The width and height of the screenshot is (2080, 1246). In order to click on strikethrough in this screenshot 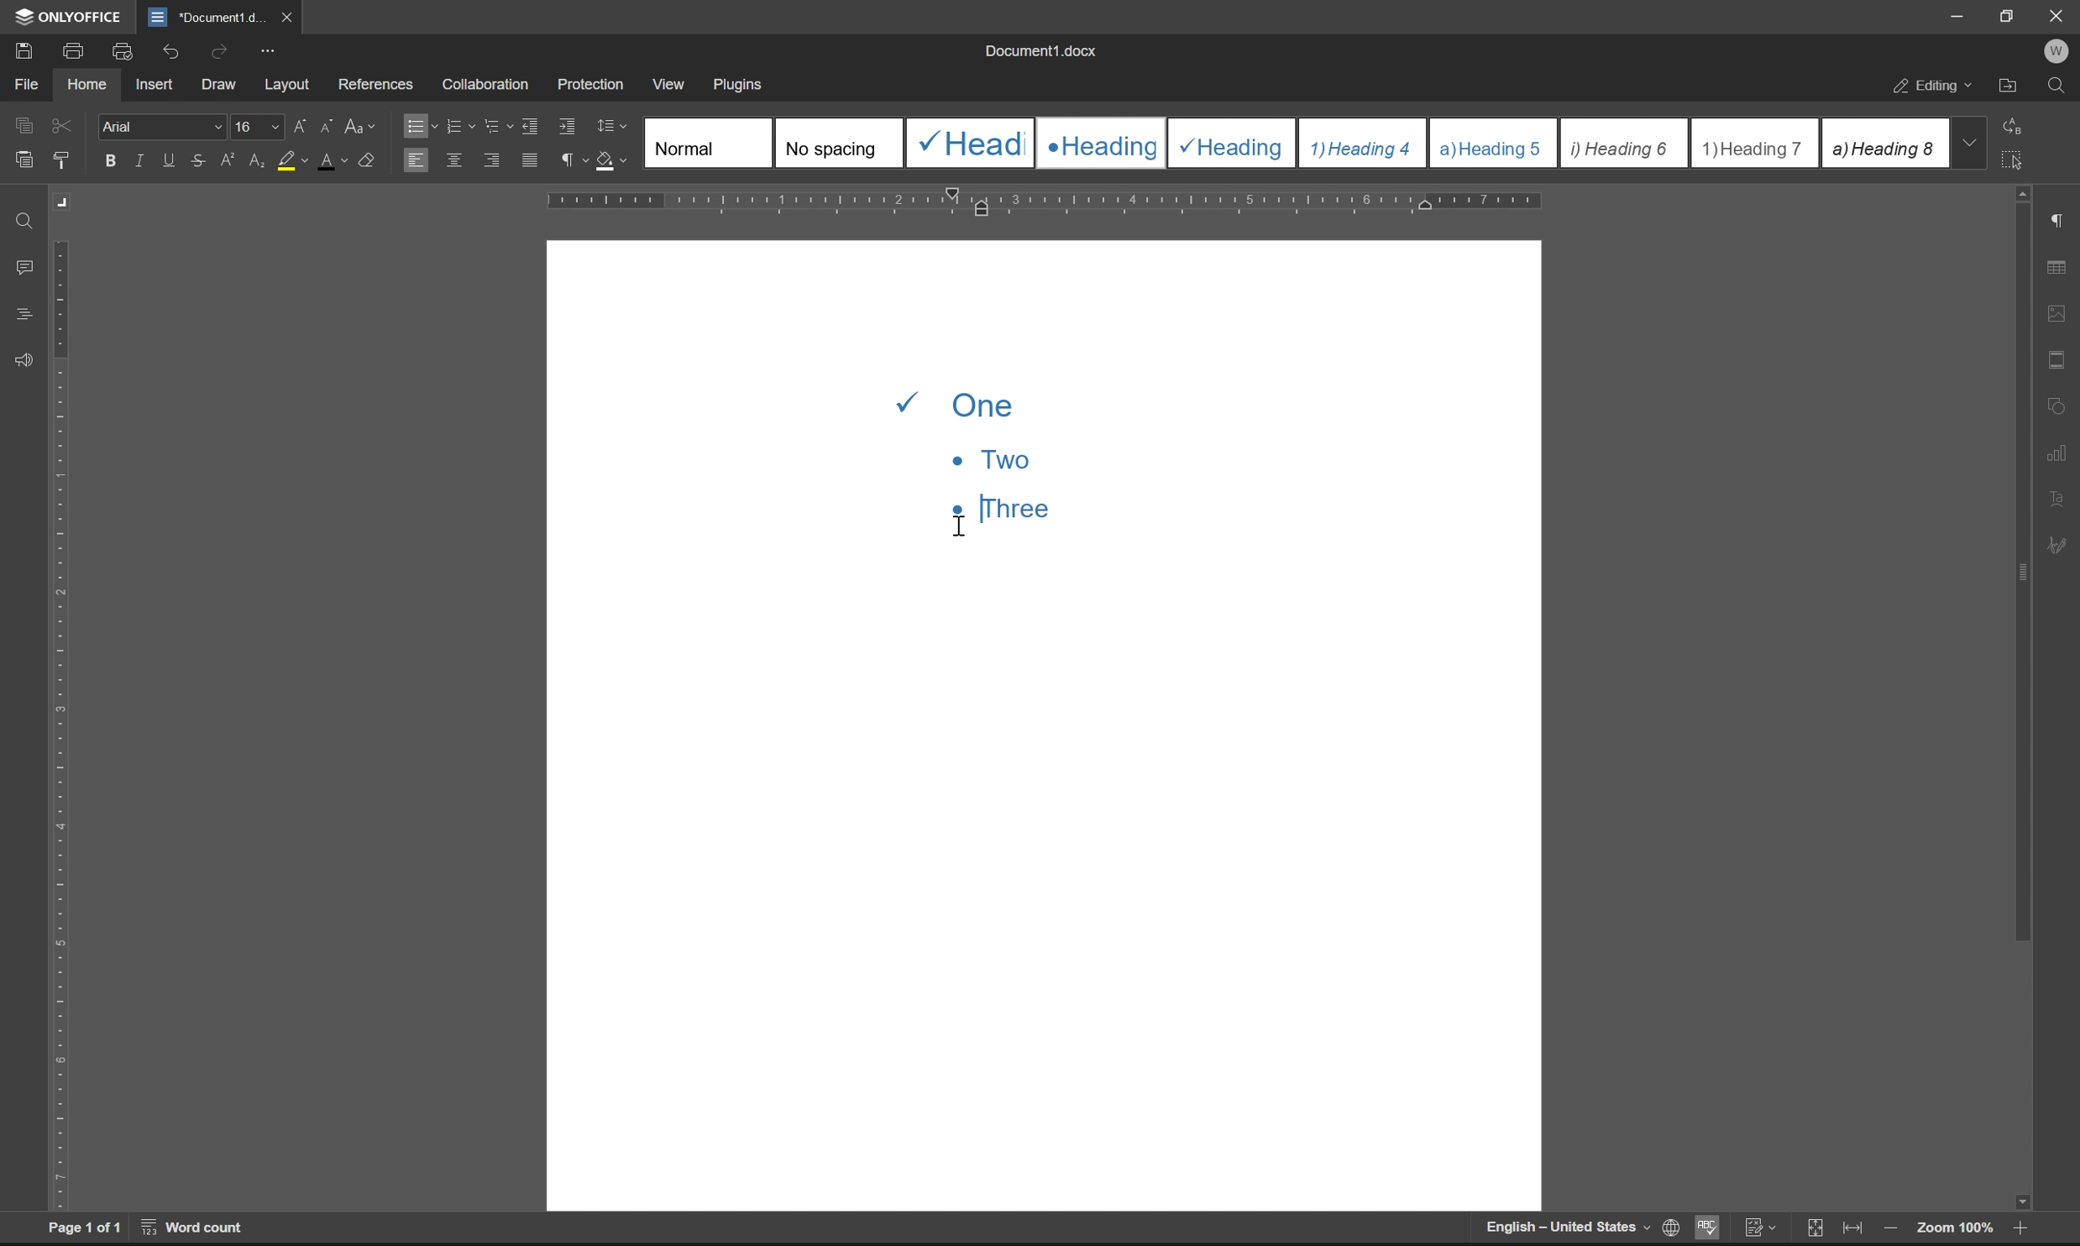, I will do `click(201, 160)`.